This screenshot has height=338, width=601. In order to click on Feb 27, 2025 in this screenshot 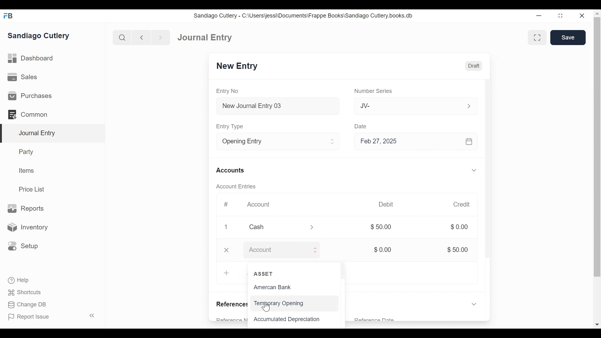, I will do `click(415, 142)`.